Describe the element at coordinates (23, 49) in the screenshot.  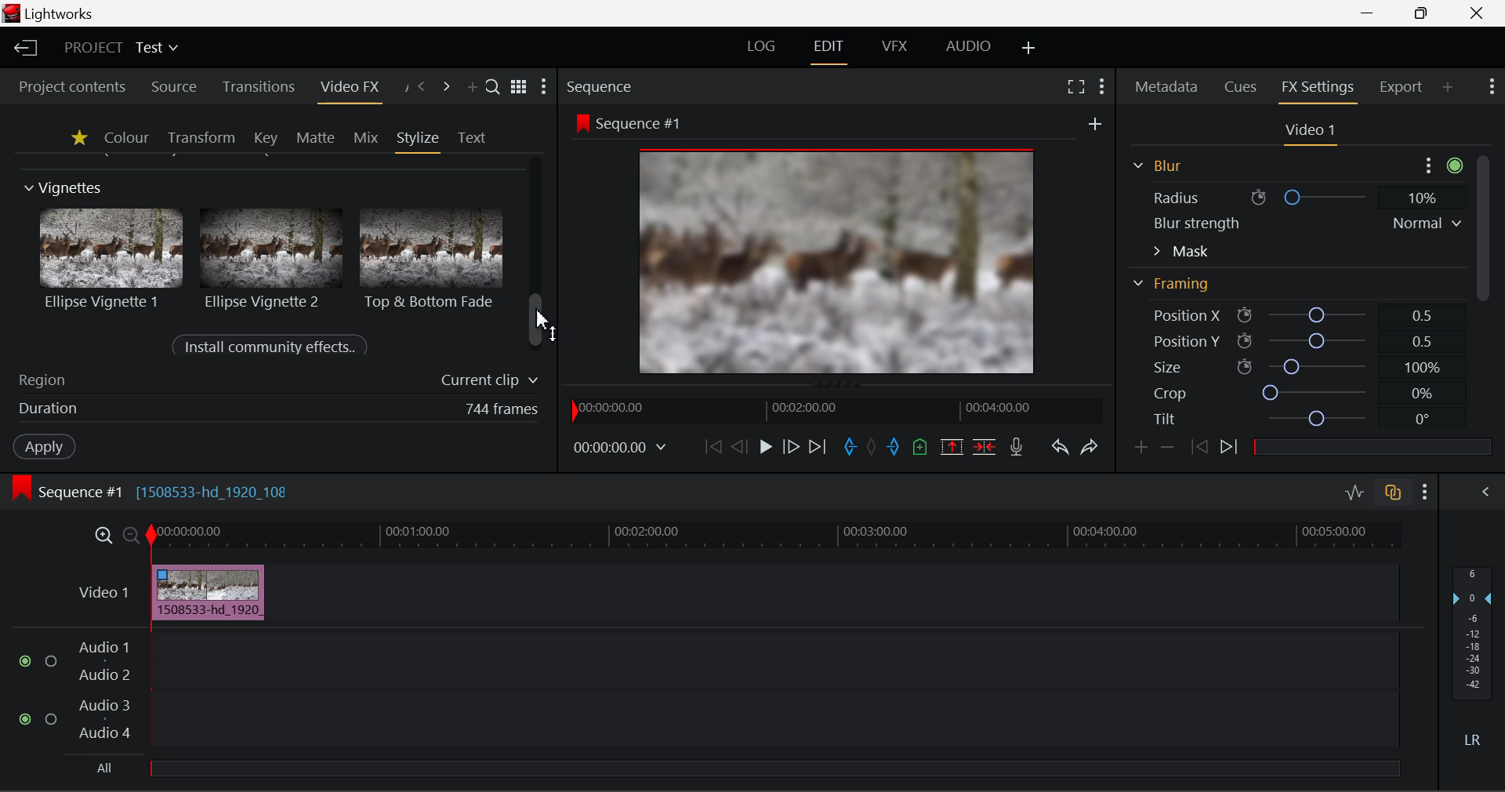
I see `Back to Homepage` at that location.